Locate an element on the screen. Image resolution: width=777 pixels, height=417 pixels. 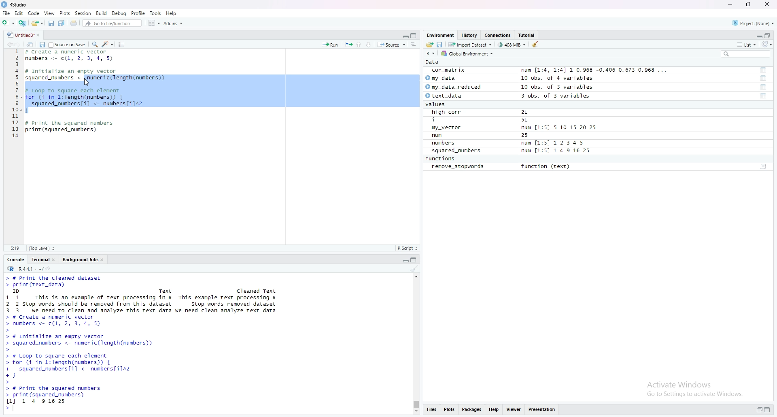
(Top Level) is located at coordinates (42, 248).